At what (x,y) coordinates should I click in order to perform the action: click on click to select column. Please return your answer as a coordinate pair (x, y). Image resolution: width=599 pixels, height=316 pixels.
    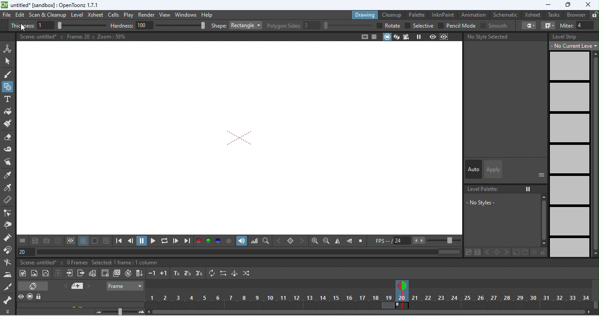
    Looking at the image, I should click on (107, 305).